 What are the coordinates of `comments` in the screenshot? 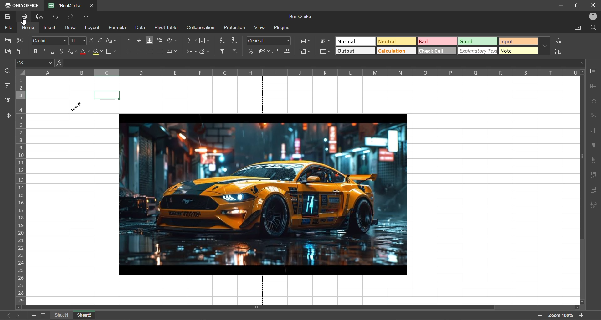 It's located at (10, 86).